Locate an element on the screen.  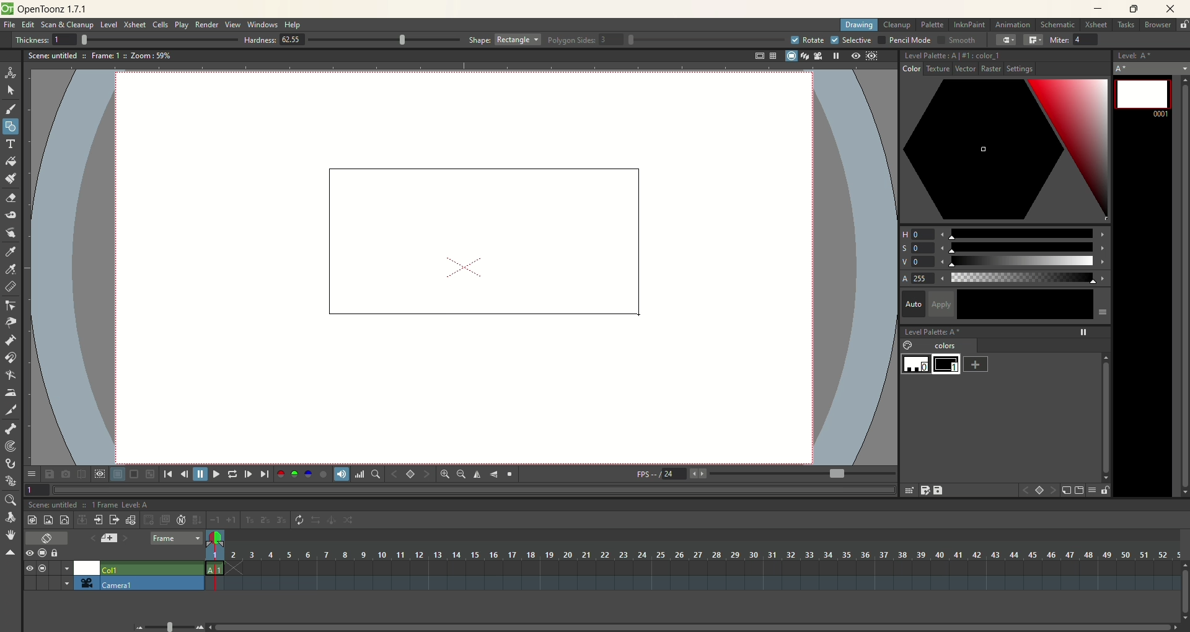
new toonz raster level is located at coordinates (32, 520).